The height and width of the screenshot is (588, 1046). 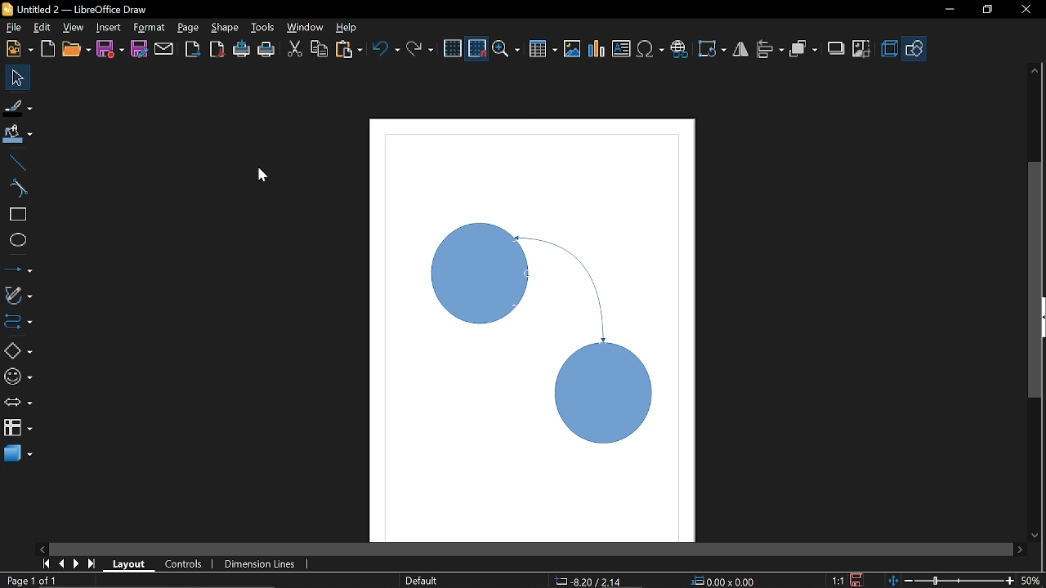 I want to click on Close, so click(x=1025, y=11).